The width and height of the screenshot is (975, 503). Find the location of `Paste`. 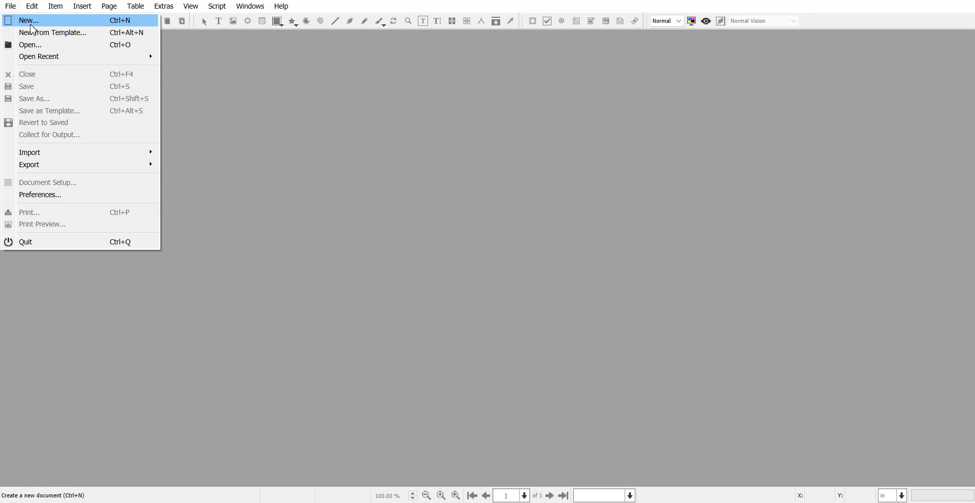

Paste is located at coordinates (182, 20).